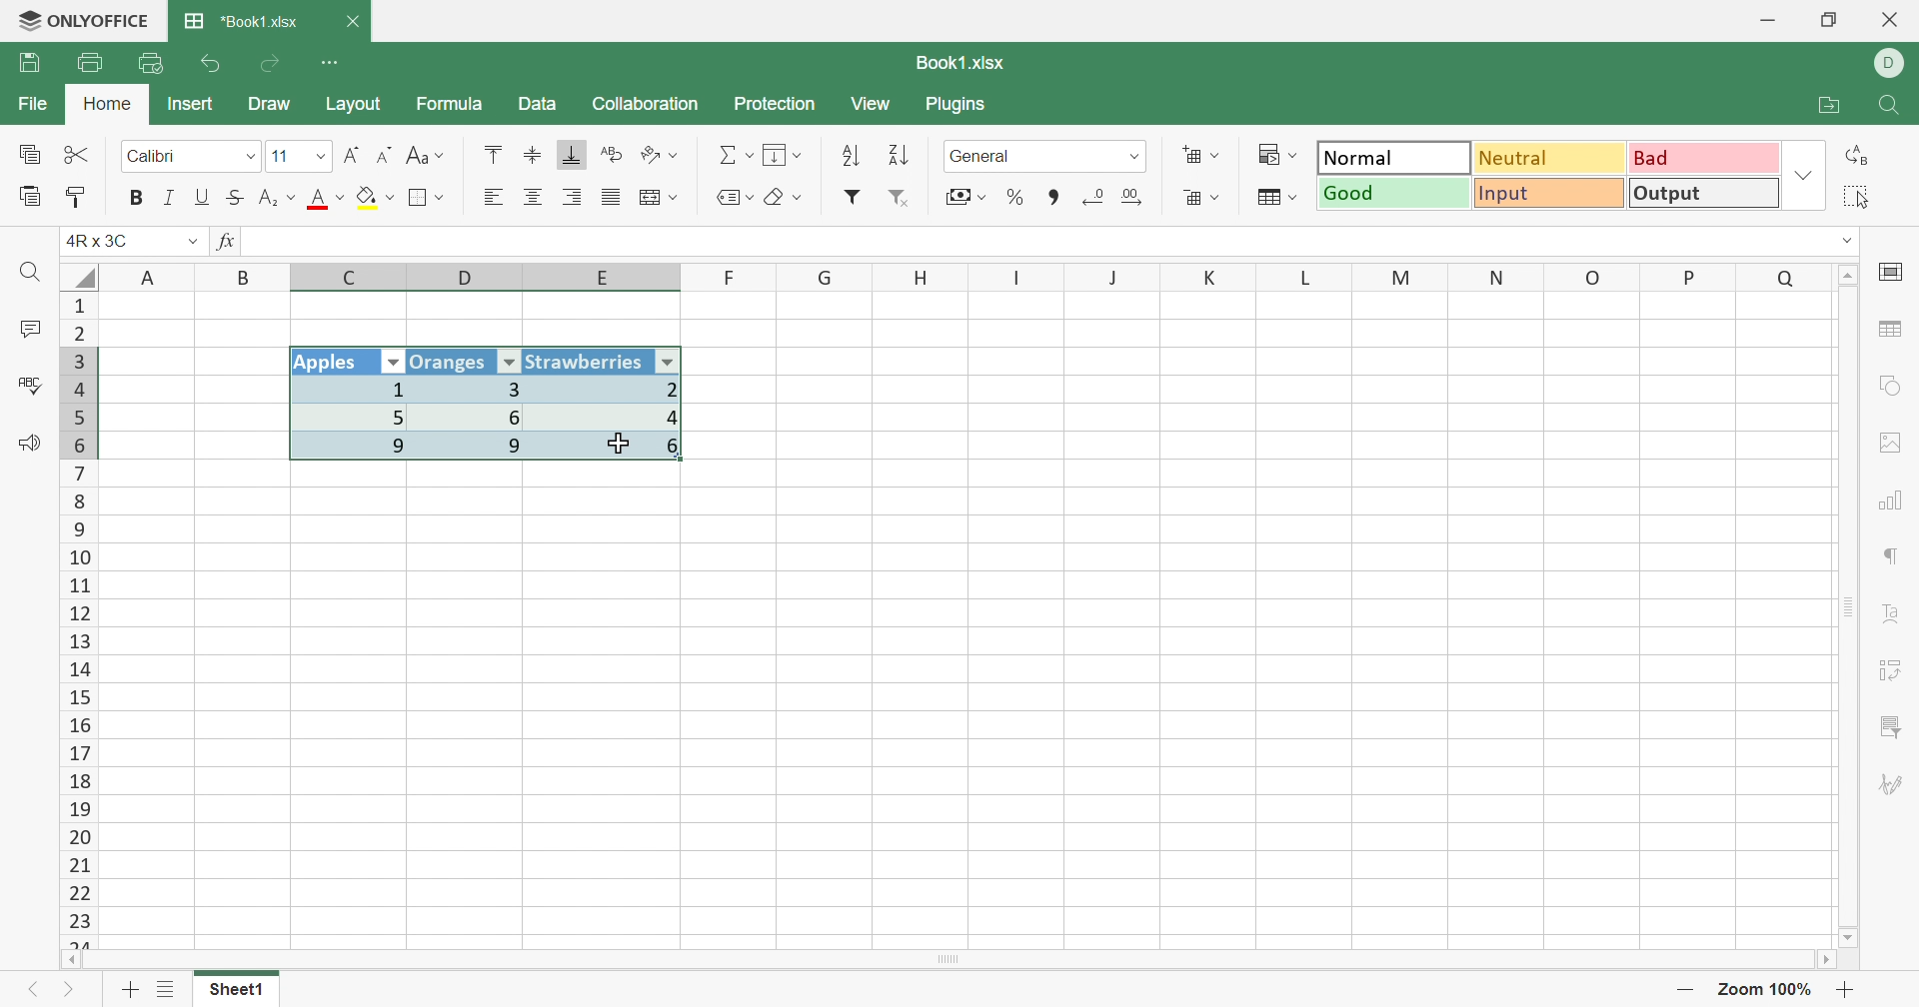  What do you see at coordinates (32, 446) in the screenshot?
I see `Feedback & Support` at bounding box center [32, 446].